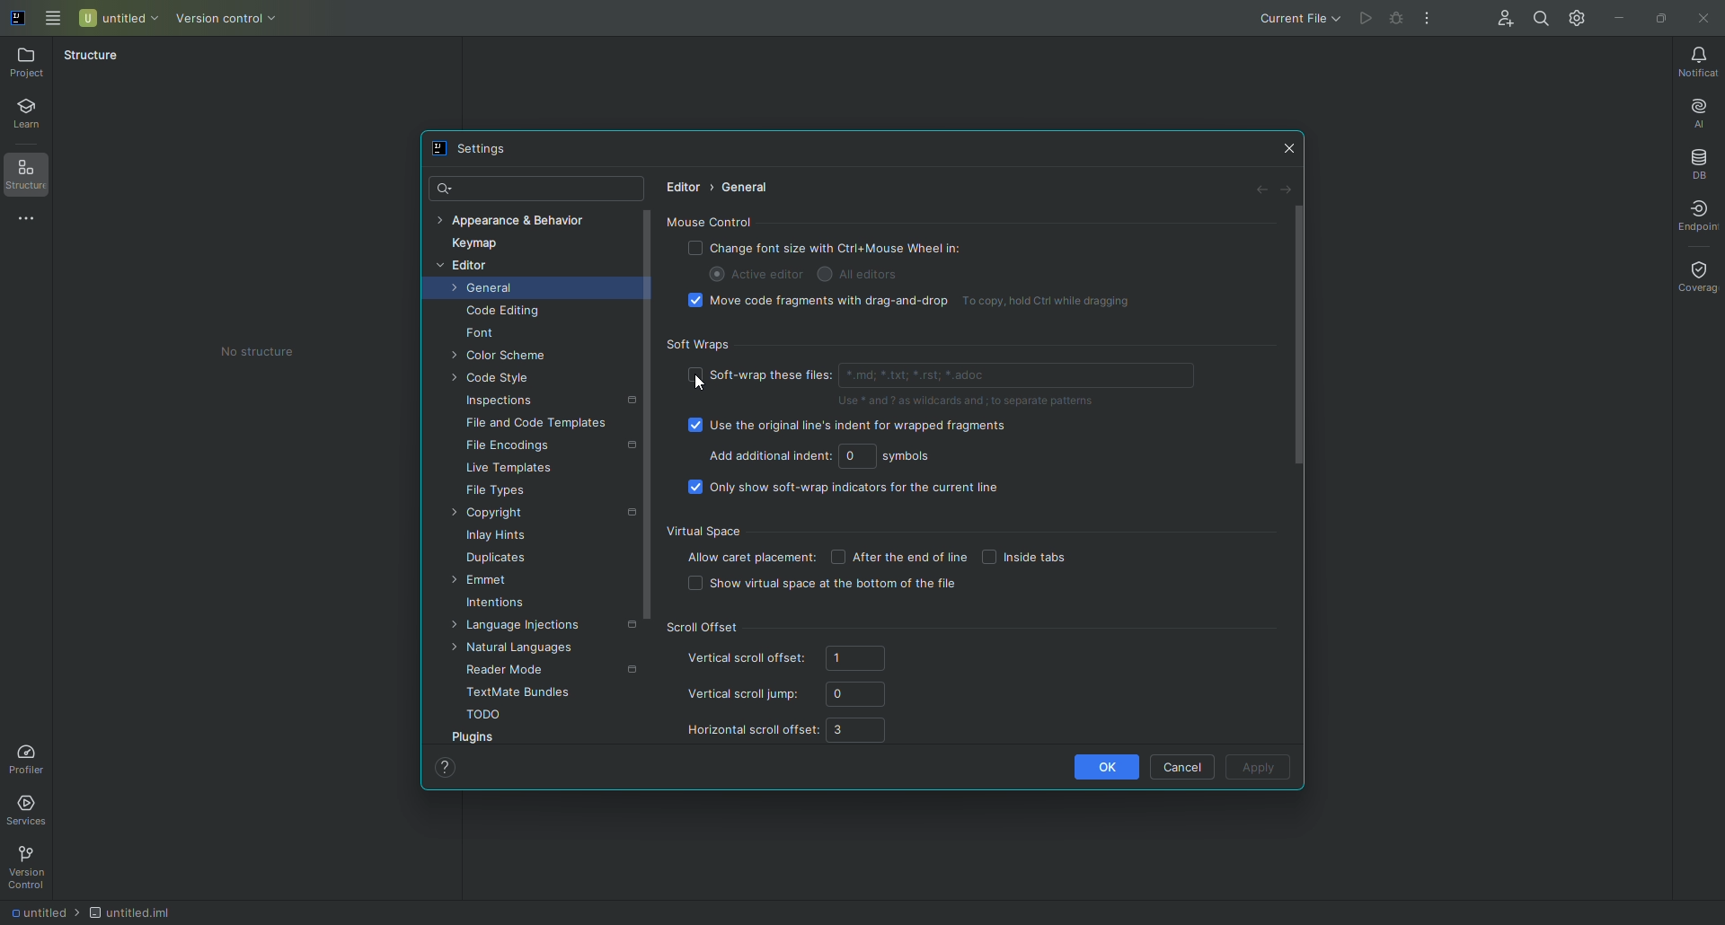 This screenshot has width=1725, height=925. Describe the element at coordinates (1183, 767) in the screenshot. I see `Cancel` at that location.